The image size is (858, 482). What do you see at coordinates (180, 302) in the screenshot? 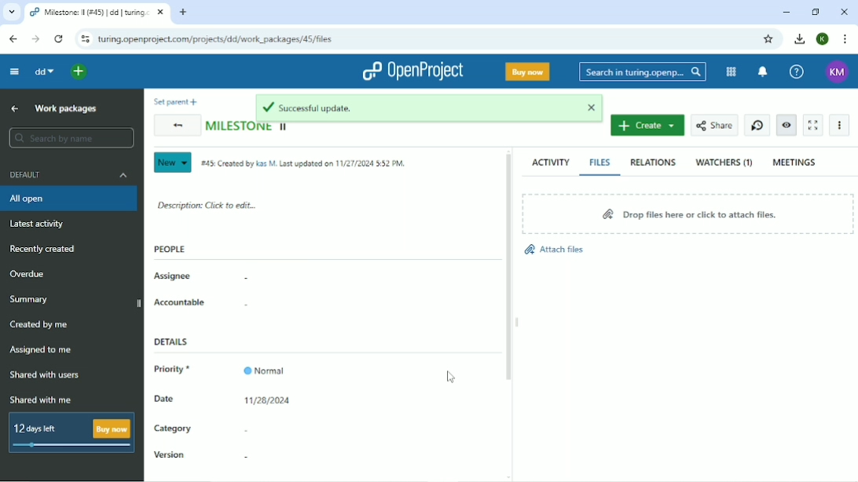
I see `Accountable` at bounding box center [180, 302].